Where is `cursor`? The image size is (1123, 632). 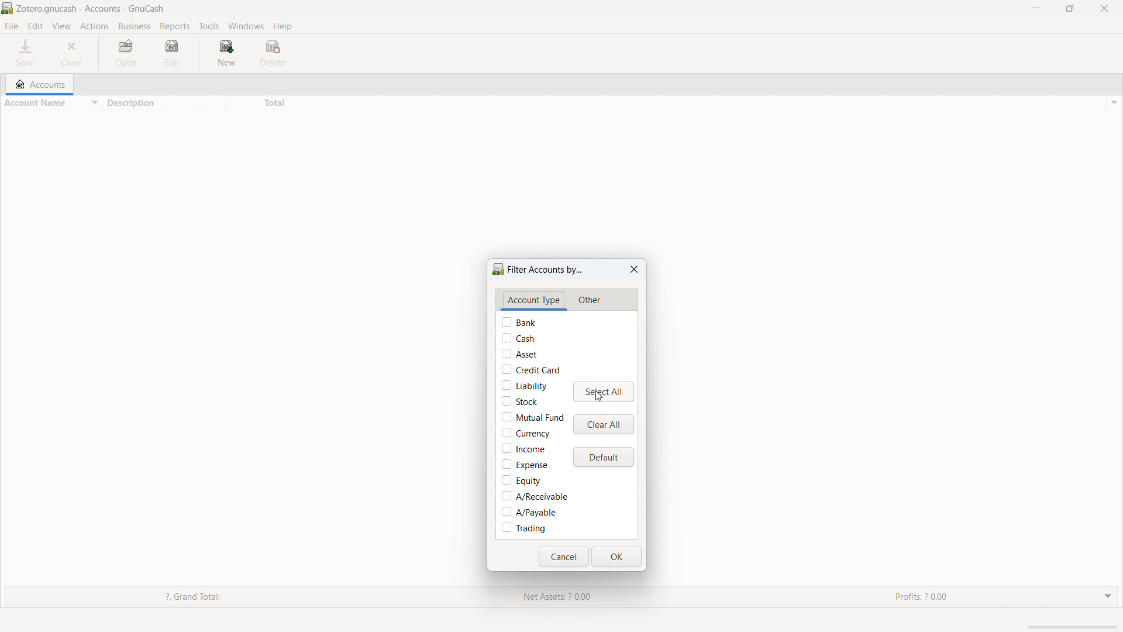 cursor is located at coordinates (598, 398).